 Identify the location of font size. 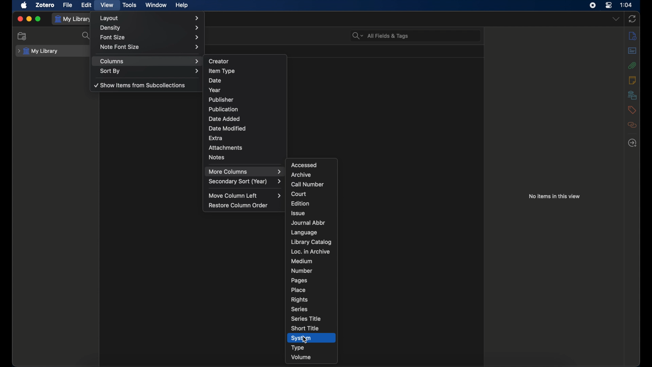
(150, 38).